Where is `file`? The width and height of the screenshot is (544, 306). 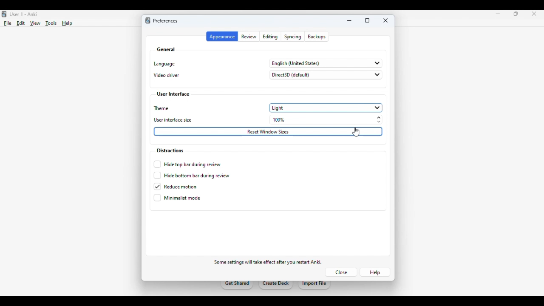 file is located at coordinates (8, 23).